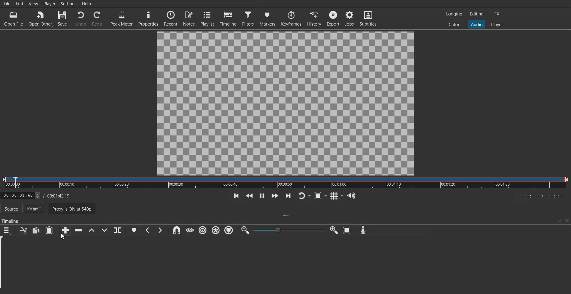  Describe the element at coordinates (369, 18) in the screenshot. I see `Subtitles` at that location.